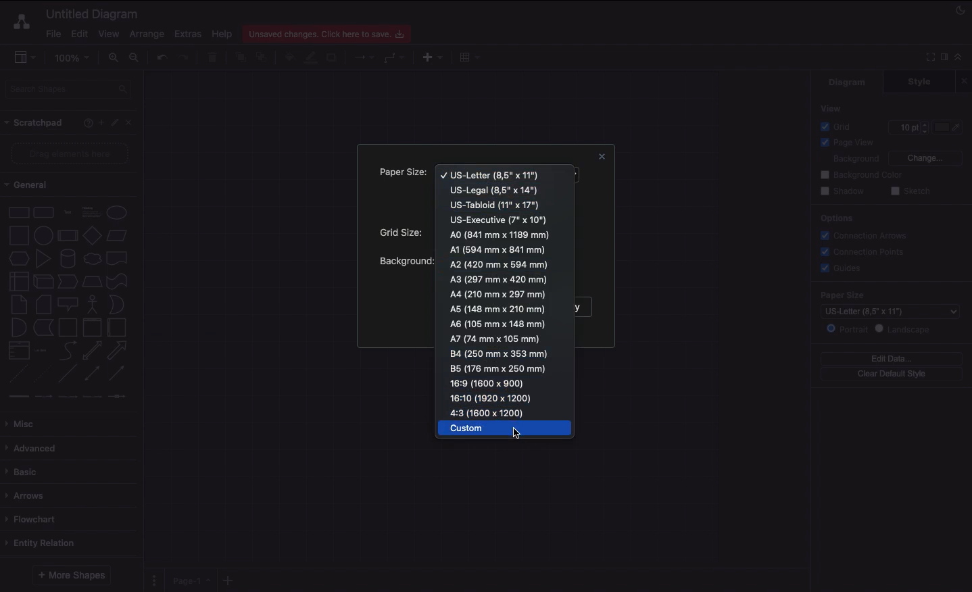  Describe the element at coordinates (118, 236) in the screenshot. I see `Parallelogram` at that location.